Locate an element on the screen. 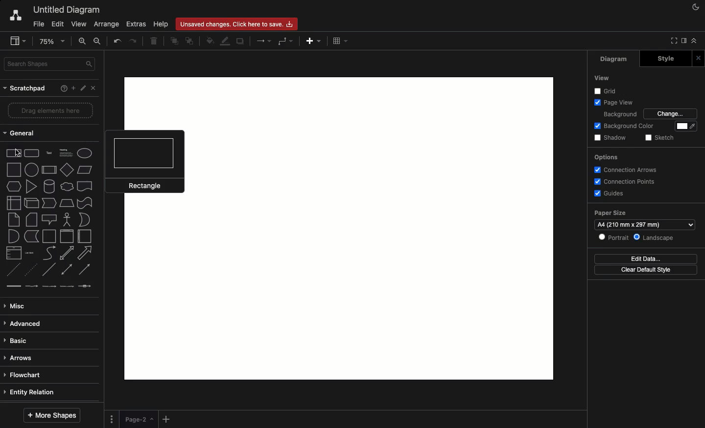  connector with label is located at coordinates (32, 286).